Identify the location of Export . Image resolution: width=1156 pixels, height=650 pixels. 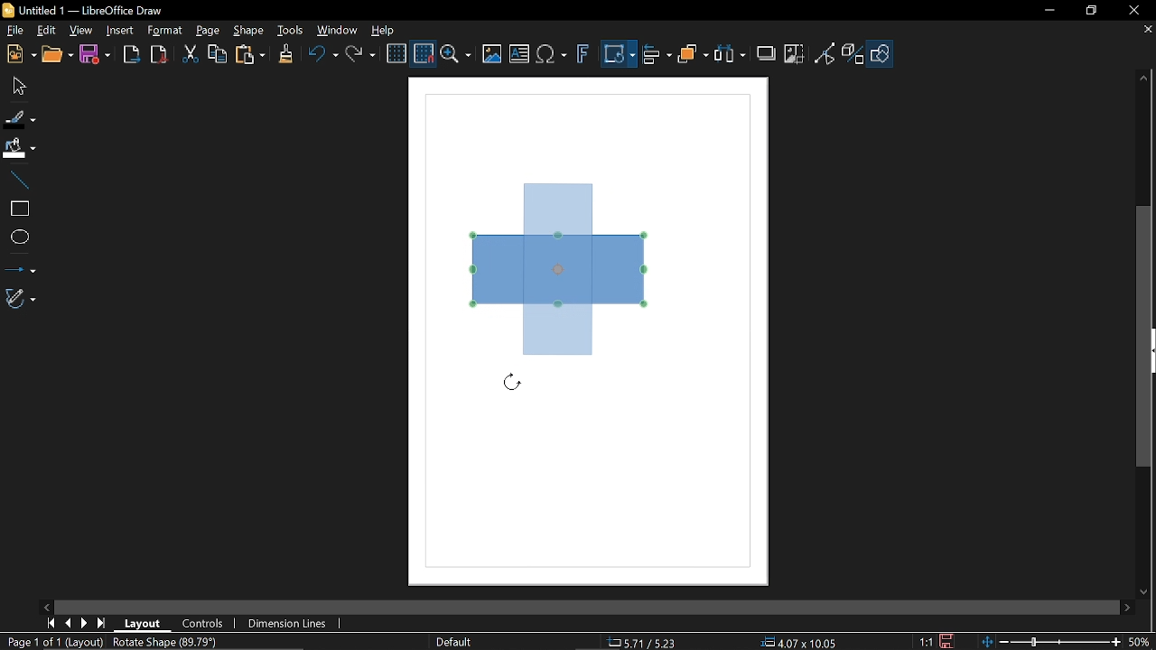
(131, 55).